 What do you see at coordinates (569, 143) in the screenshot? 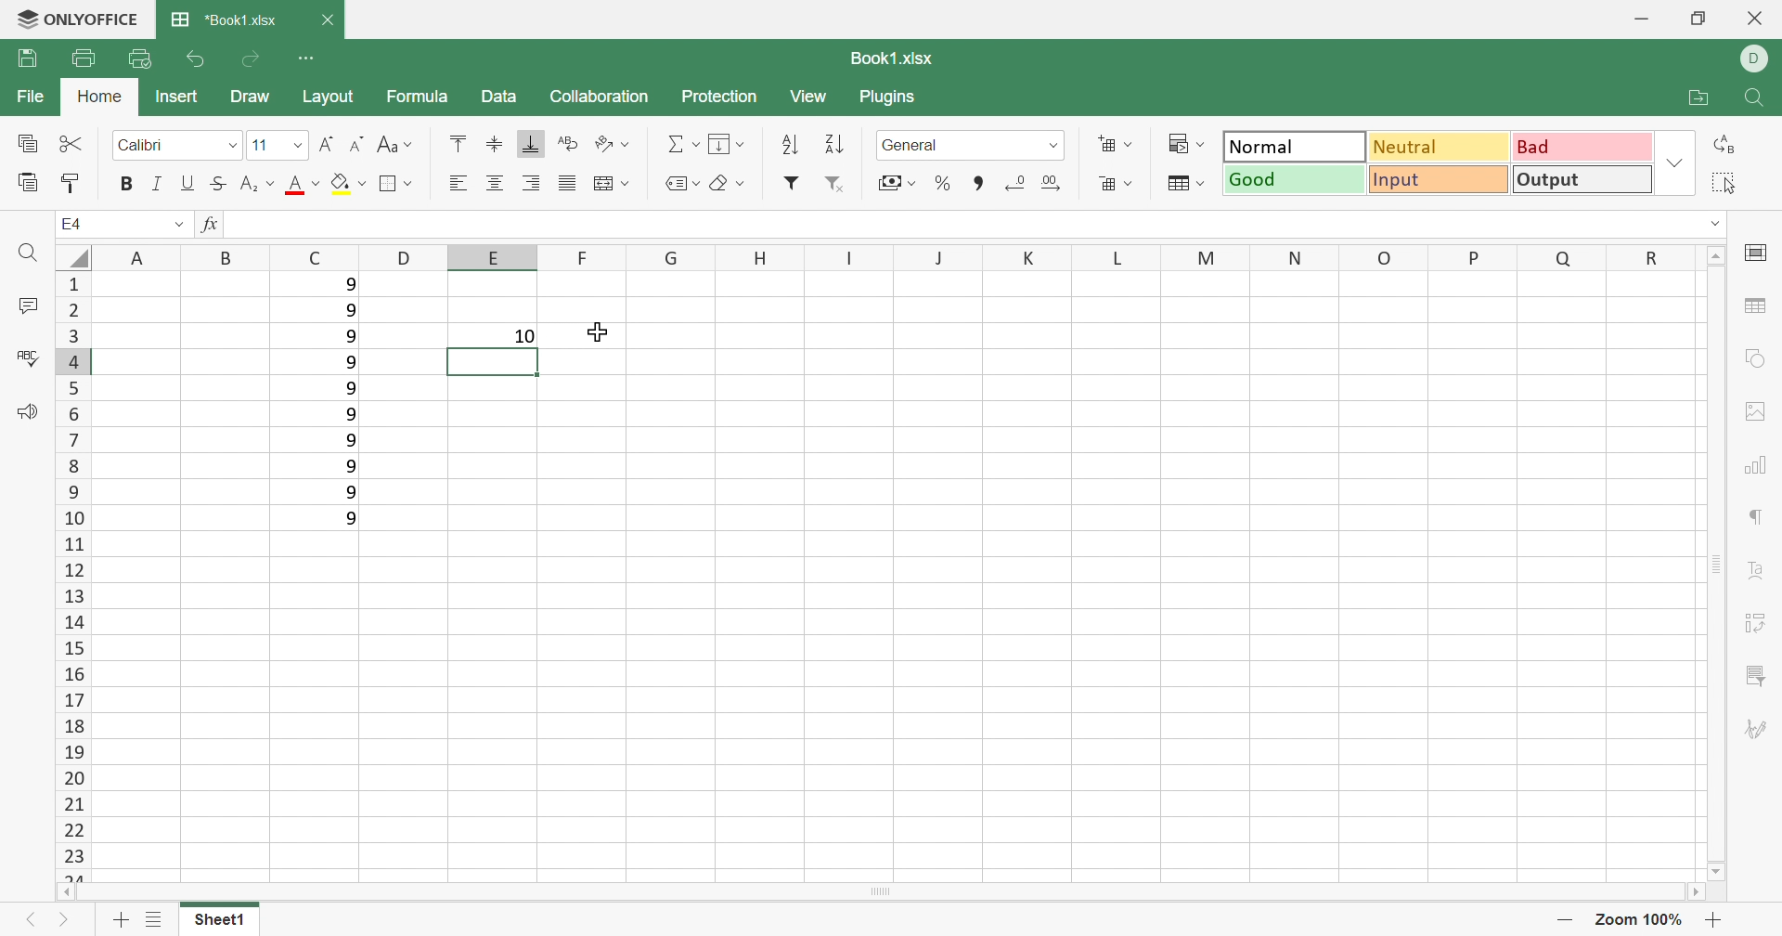
I see `Wrap Text` at bounding box center [569, 143].